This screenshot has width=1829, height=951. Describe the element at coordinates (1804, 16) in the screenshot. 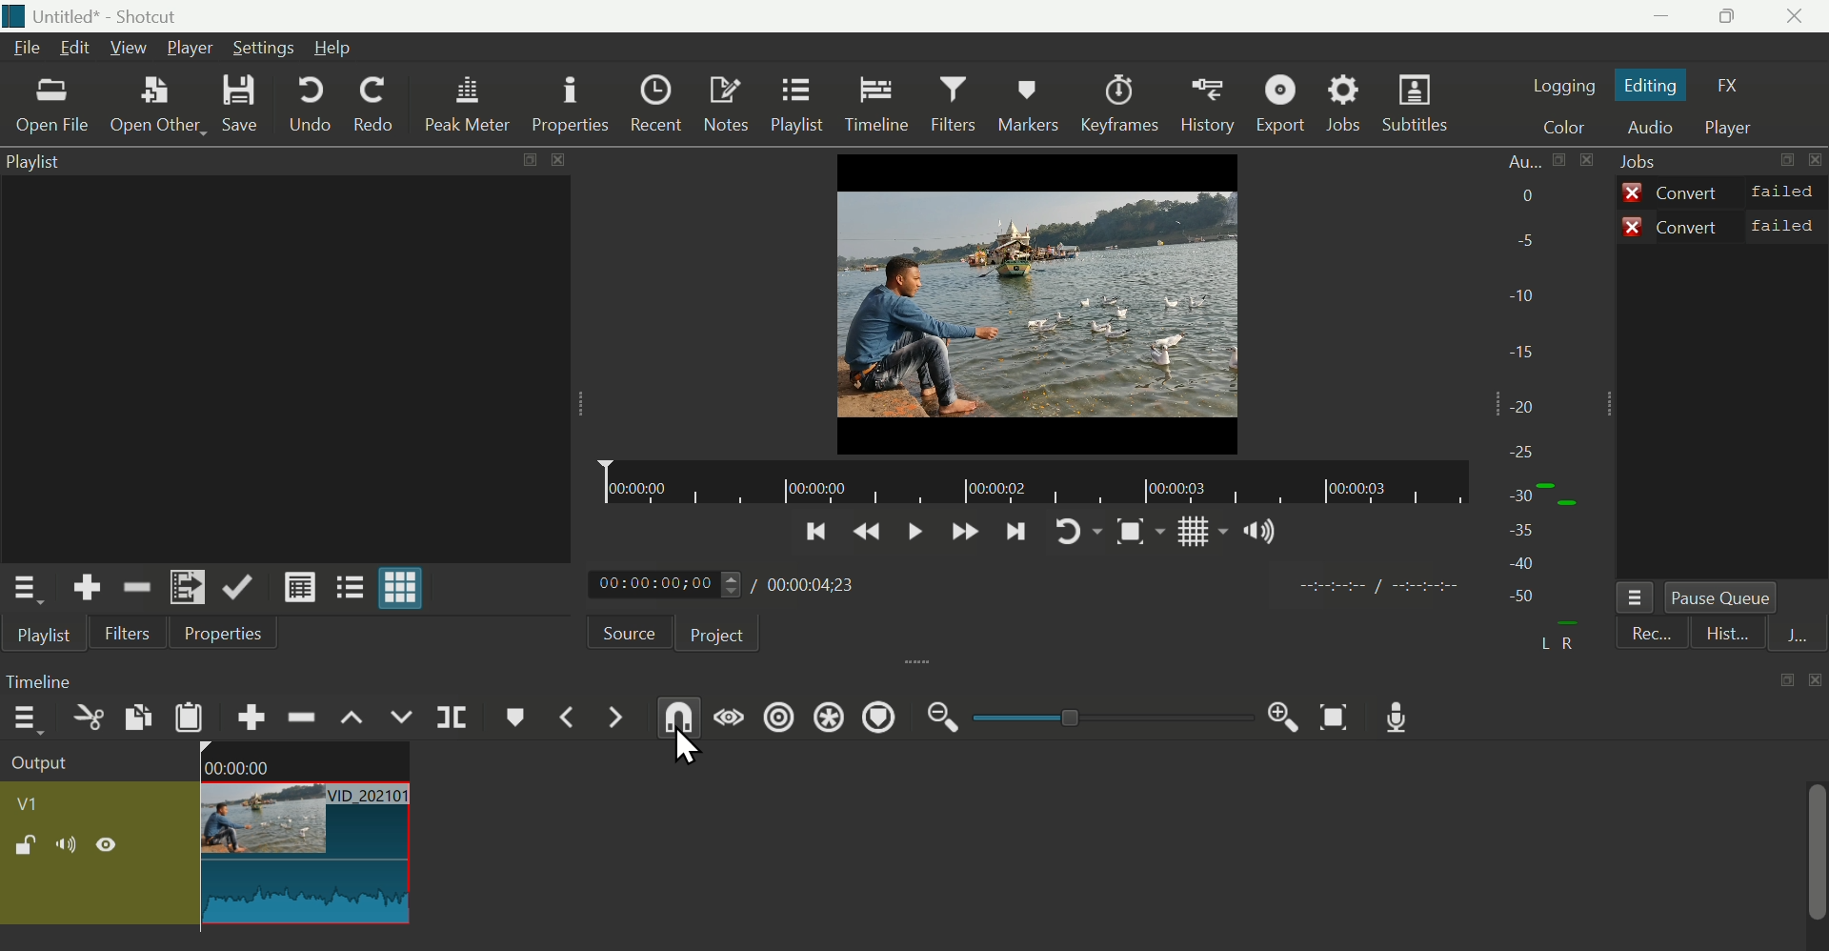

I see `Close` at that location.